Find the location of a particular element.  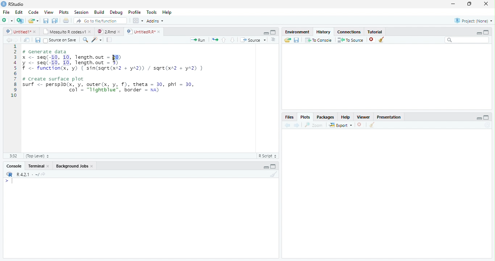

cursor is located at coordinates (115, 59).